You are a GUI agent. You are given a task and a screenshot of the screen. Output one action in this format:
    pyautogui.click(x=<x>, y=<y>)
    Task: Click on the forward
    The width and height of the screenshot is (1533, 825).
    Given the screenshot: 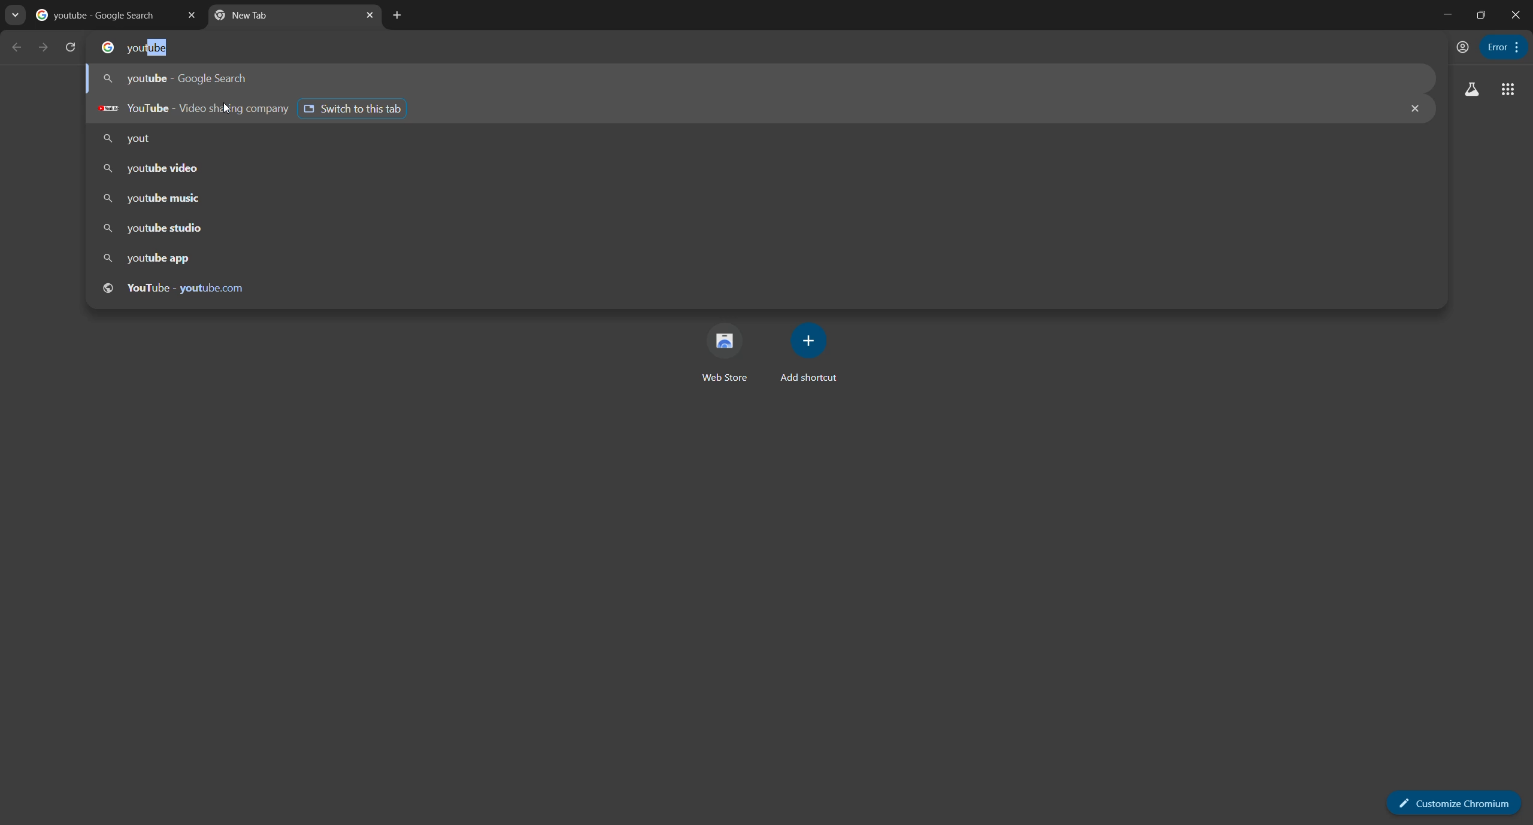 What is the action you would take?
    pyautogui.click(x=42, y=47)
    